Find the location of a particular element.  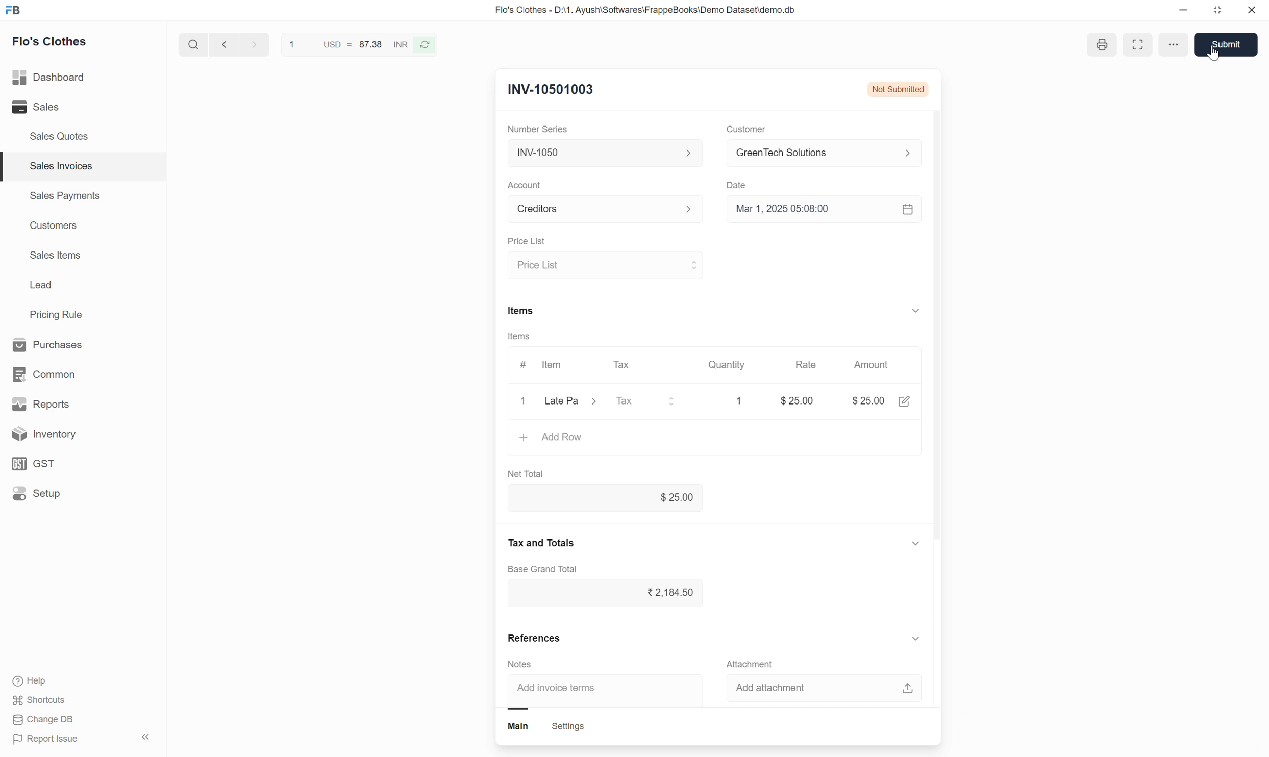

search  is located at coordinates (191, 47).